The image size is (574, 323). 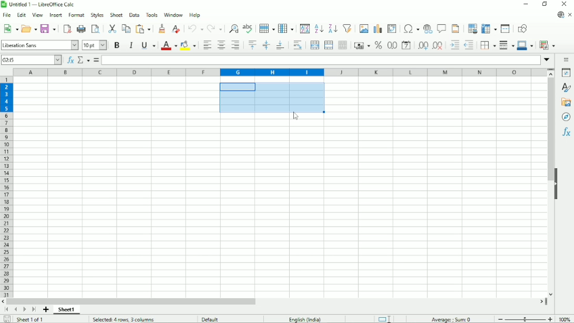 I want to click on Column, so click(x=286, y=28).